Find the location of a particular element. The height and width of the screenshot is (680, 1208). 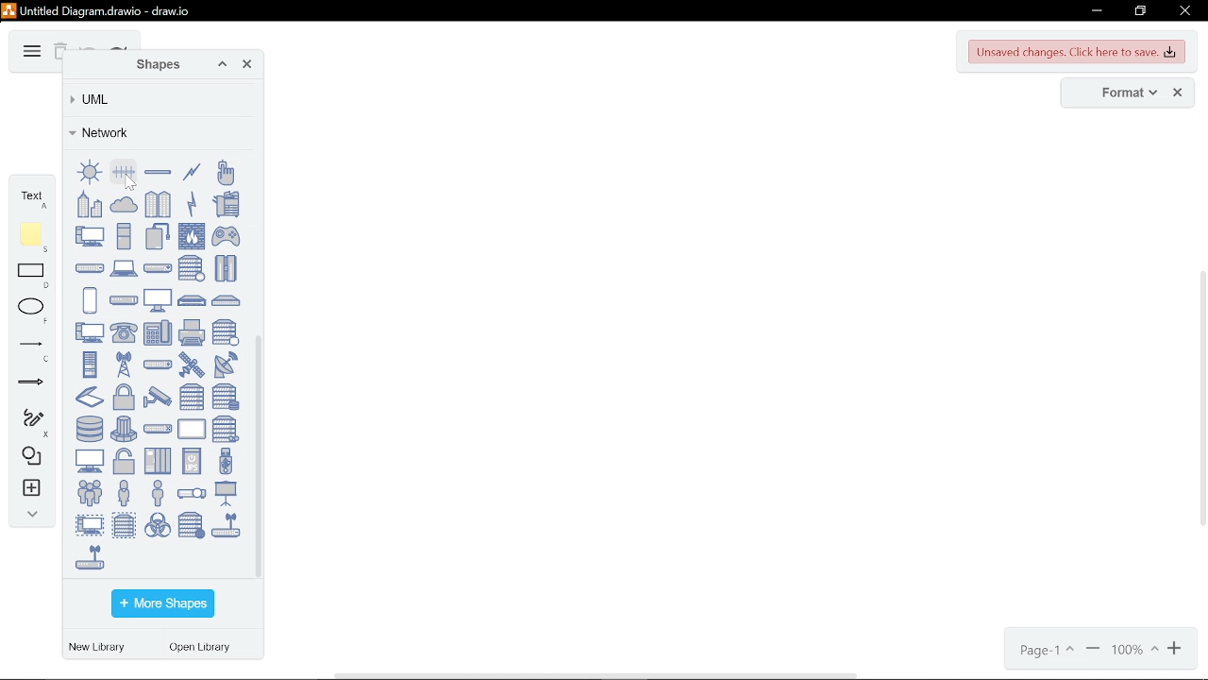

UPS enterprise is located at coordinates (158, 461).